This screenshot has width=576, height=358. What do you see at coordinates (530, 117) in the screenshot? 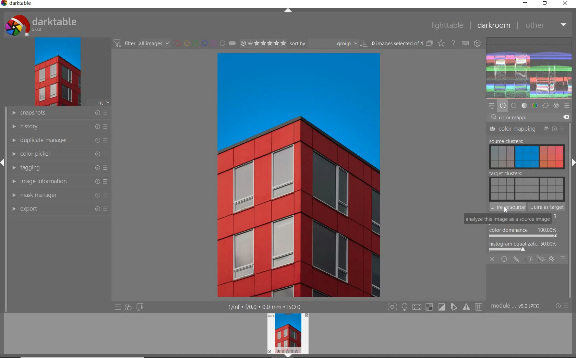
I see `search module` at bounding box center [530, 117].